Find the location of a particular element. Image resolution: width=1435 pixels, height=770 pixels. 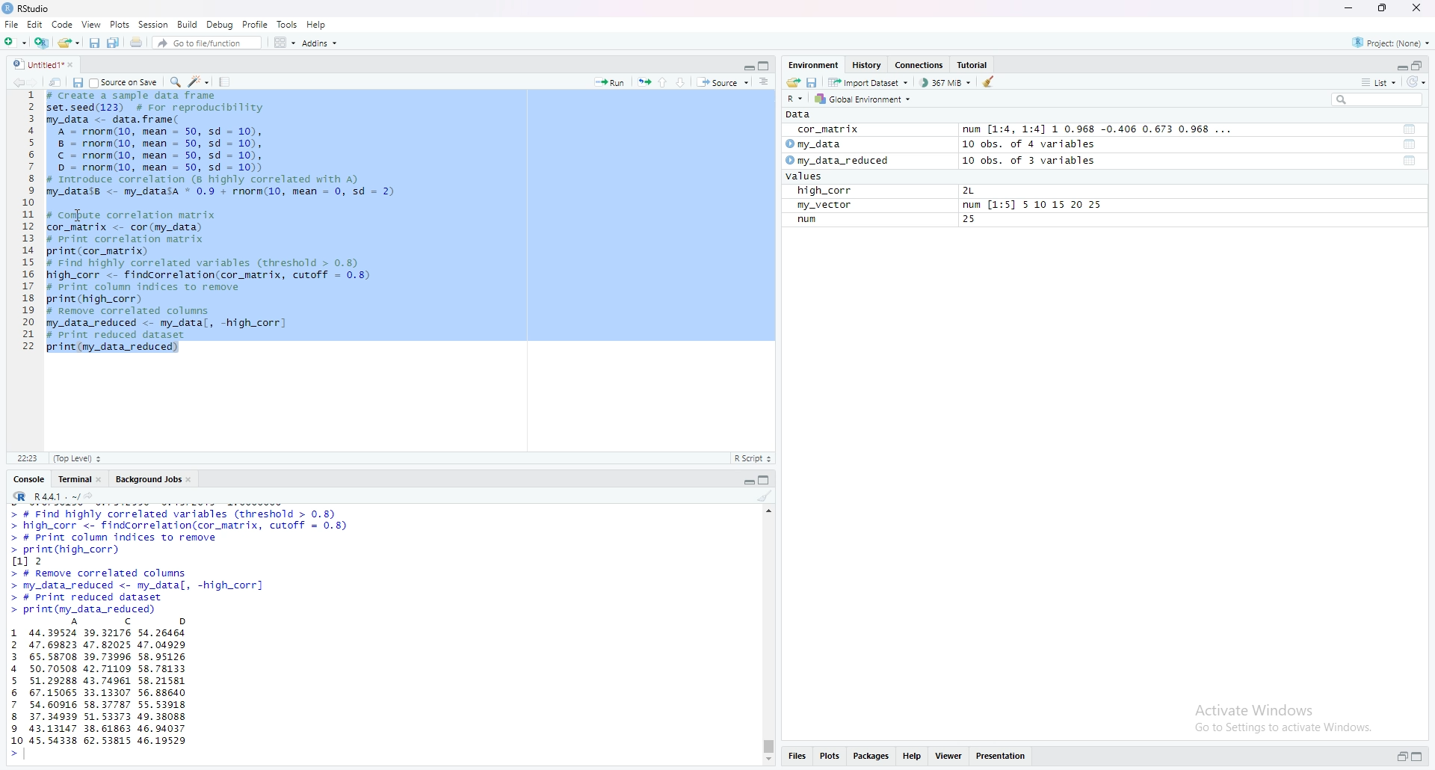

tool is located at coordinates (1412, 161).